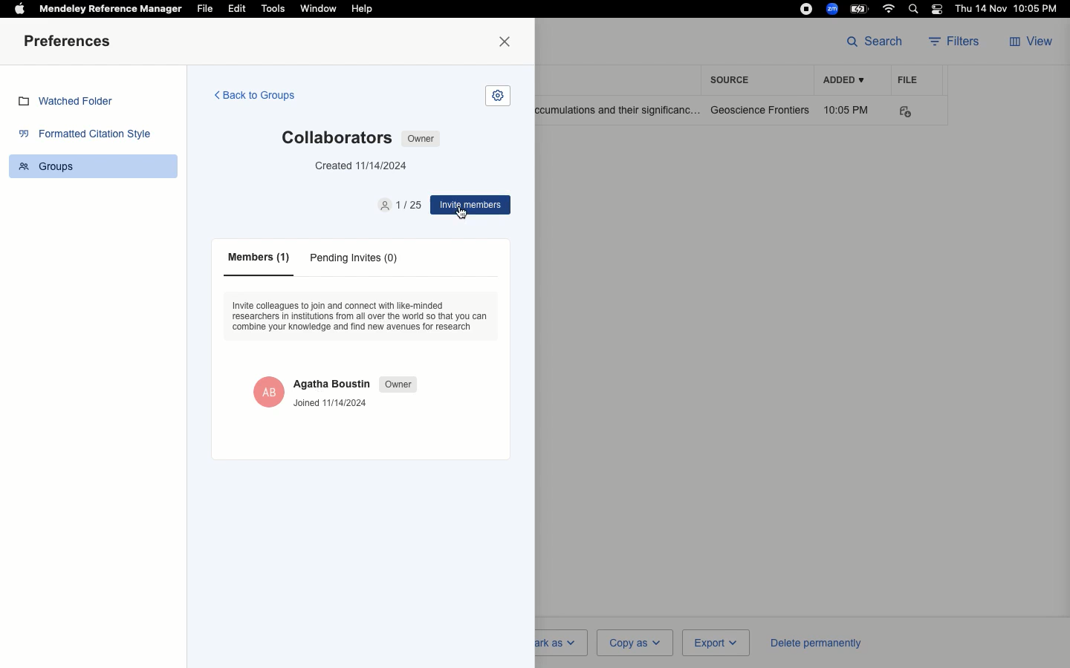 This screenshot has height=668, width=1070. What do you see at coordinates (634, 642) in the screenshot?
I see `Copy as` at bounding box center [634, 642].